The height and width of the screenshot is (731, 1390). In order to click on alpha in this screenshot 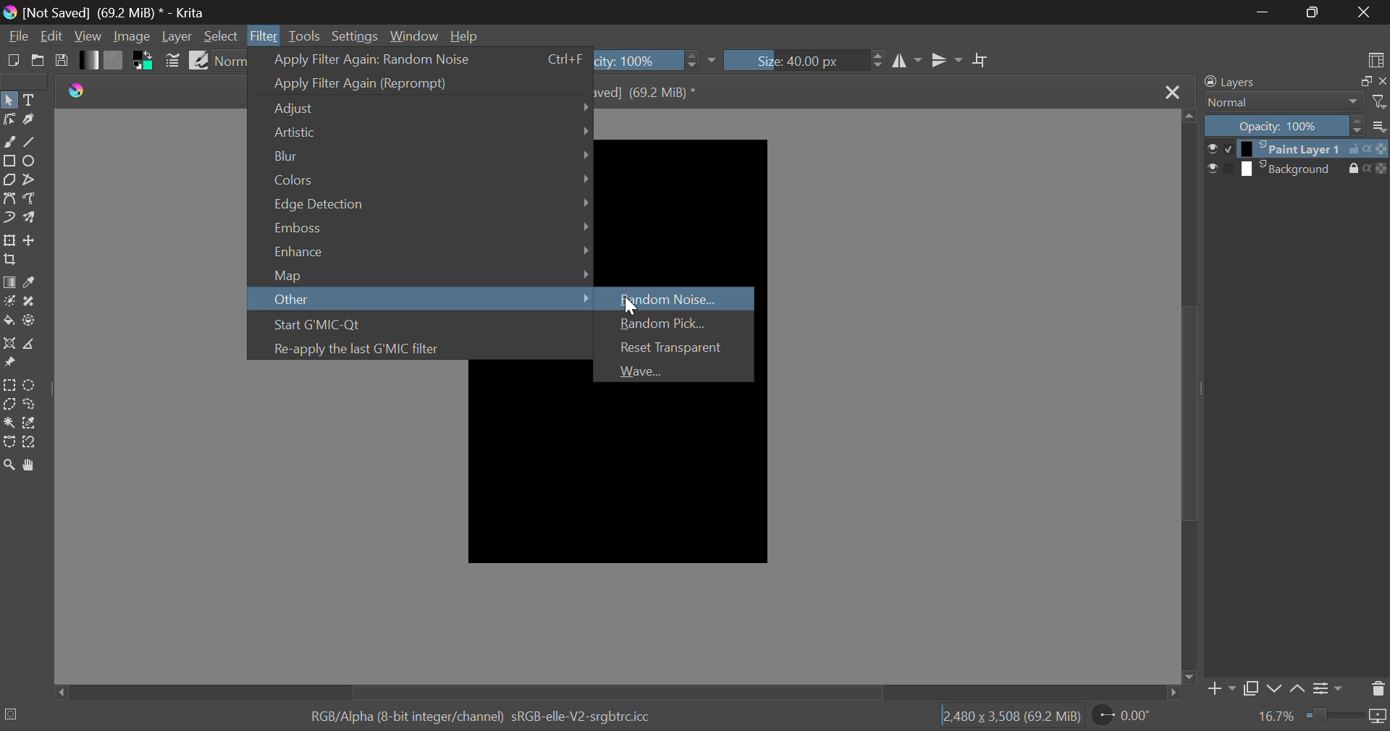, I will do `click(1362, 169)`.